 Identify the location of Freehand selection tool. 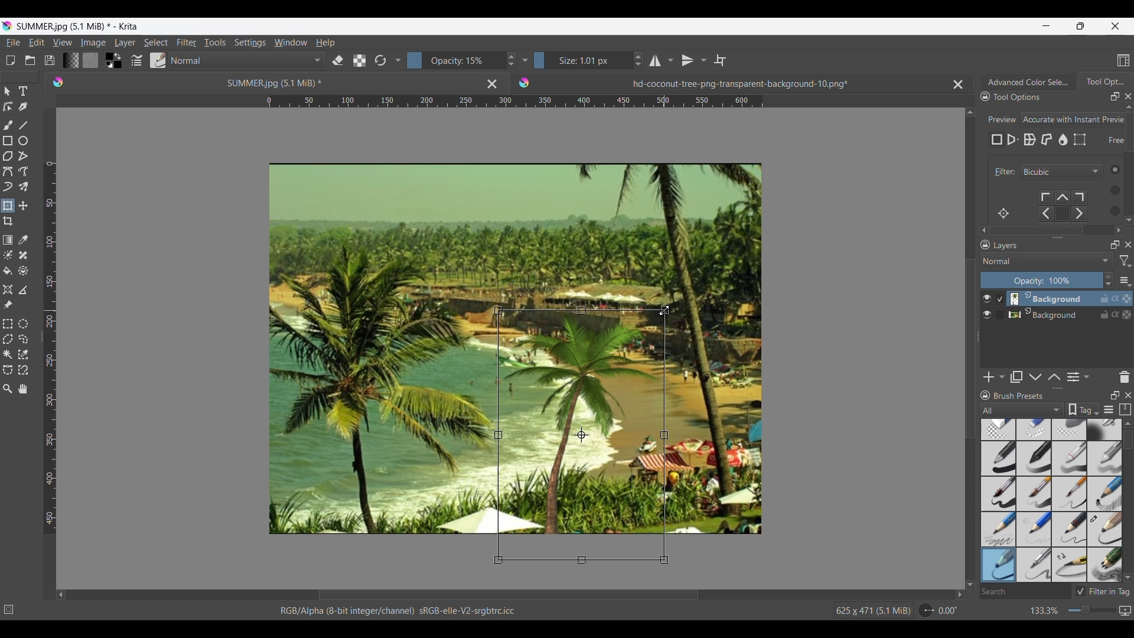
(22, 338).